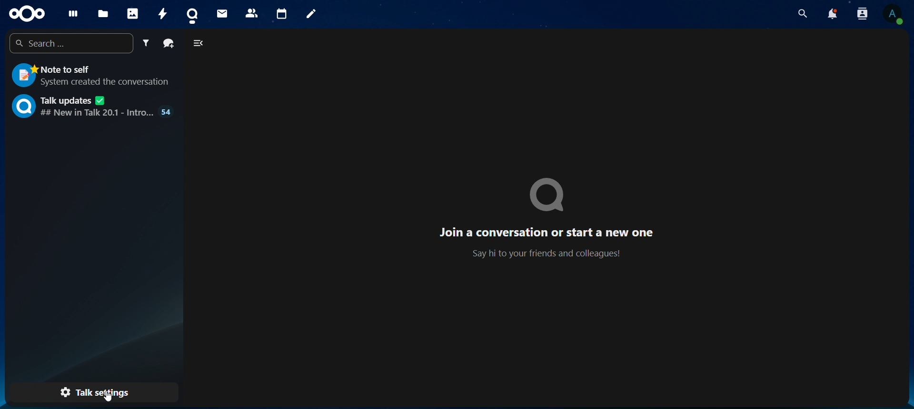 The image size is (914, 409). Describe the element at coordinates (91, 107) in the screenshot. I see `talk updates` at that location.